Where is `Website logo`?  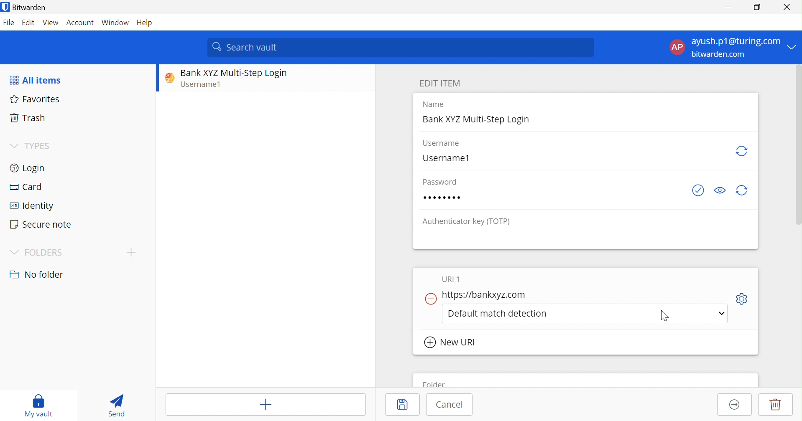
Website logo is located at coordinates (167, 77).